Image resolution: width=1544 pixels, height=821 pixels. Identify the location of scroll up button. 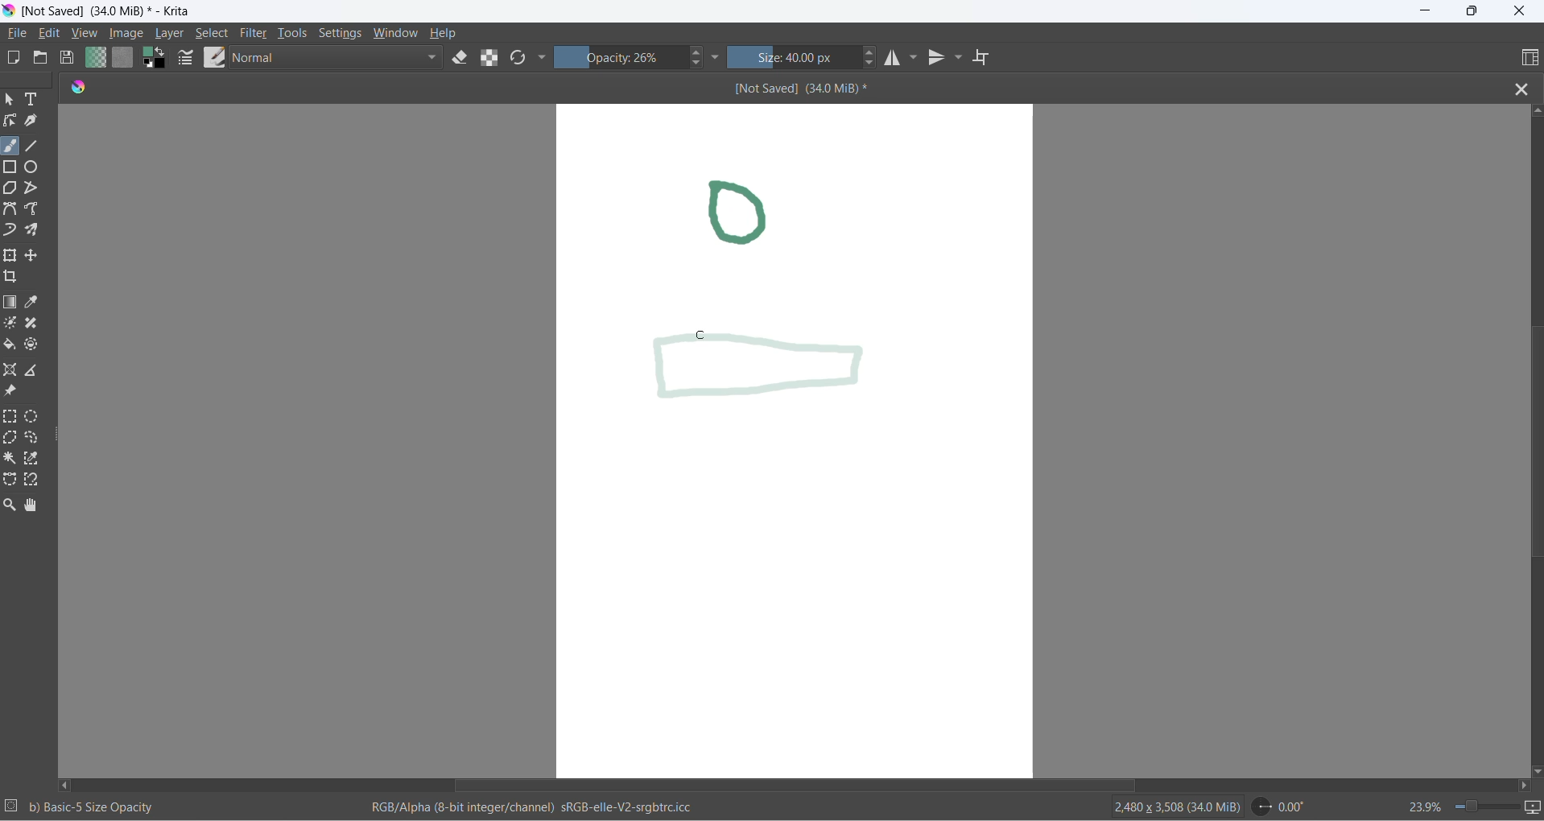
(1534, 111).